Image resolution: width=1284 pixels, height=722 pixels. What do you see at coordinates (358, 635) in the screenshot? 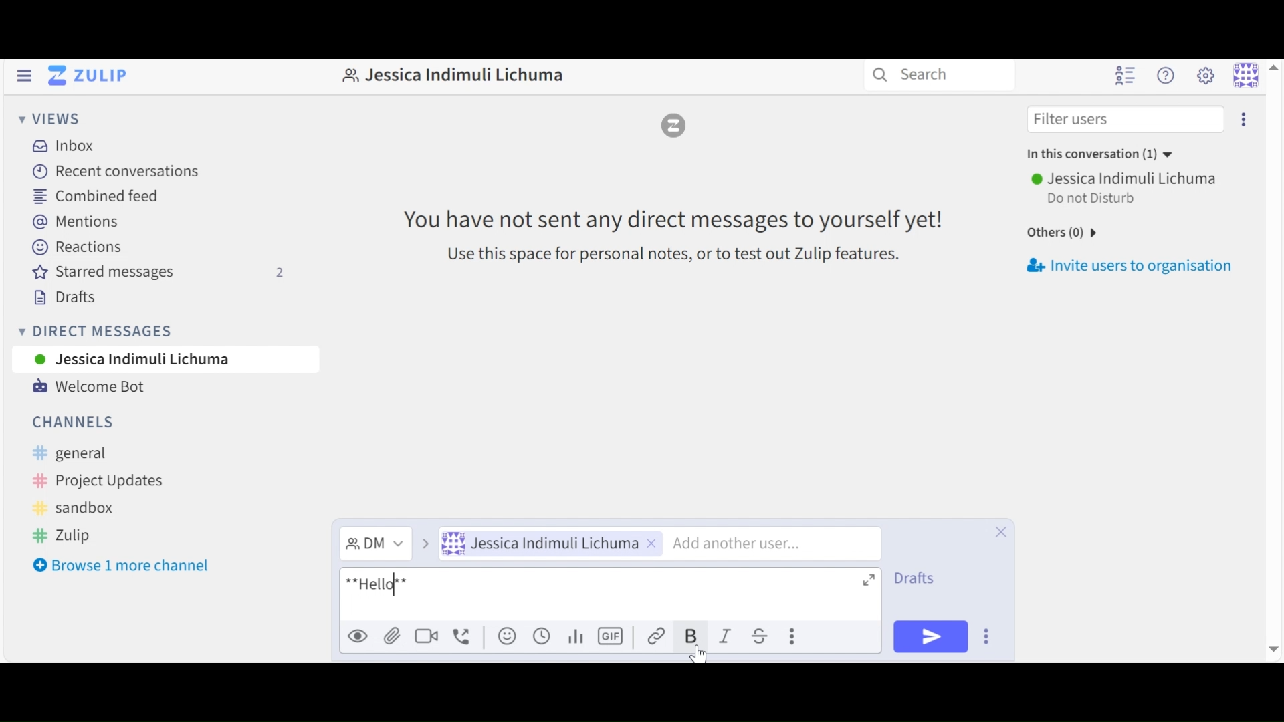
I see `Preview` at bounding box center [358, 635].